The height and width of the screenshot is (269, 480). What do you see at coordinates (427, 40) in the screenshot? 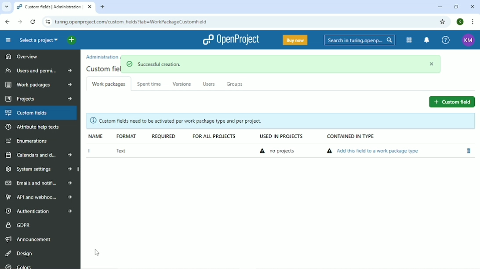
I see `To notification center` at bounding box center [427, 40].